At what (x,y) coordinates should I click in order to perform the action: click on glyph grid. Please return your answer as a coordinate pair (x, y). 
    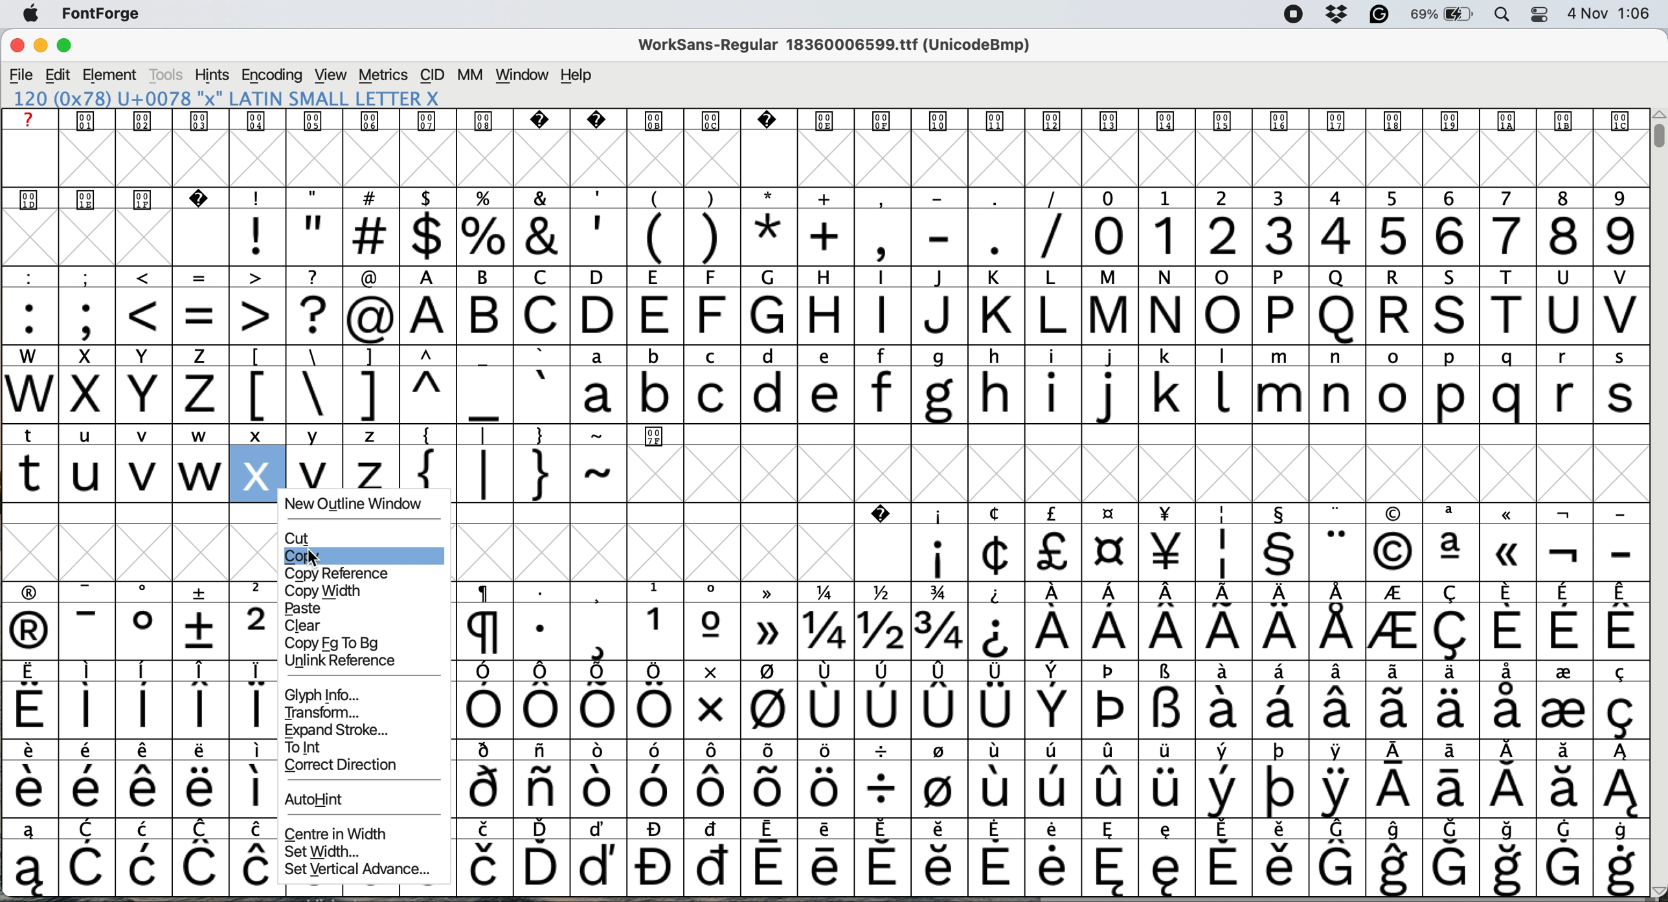
    Looking at the image, I should click on (832, 160).